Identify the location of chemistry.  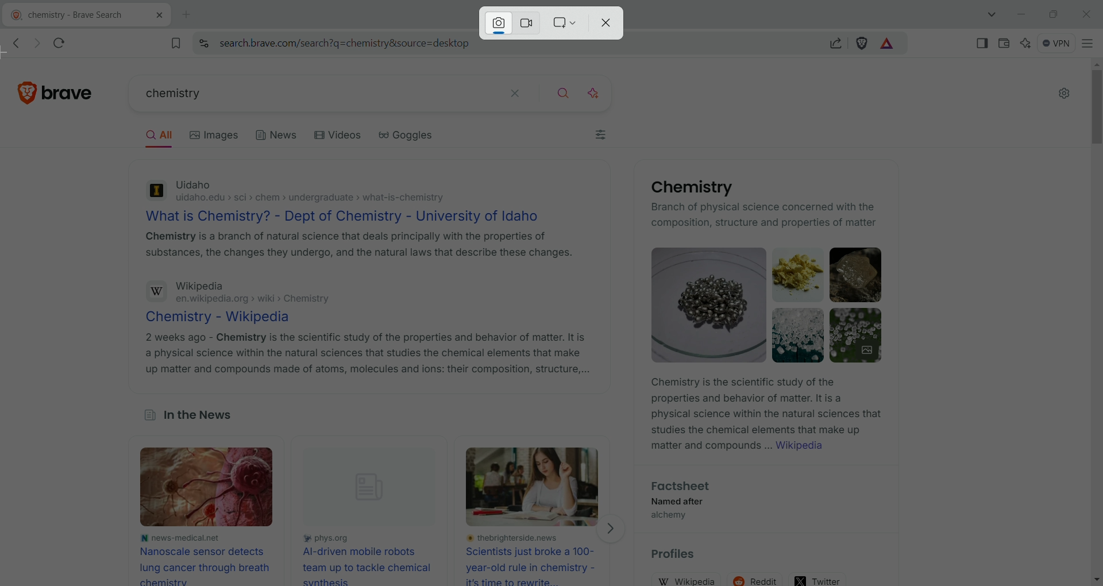
(302, 95).